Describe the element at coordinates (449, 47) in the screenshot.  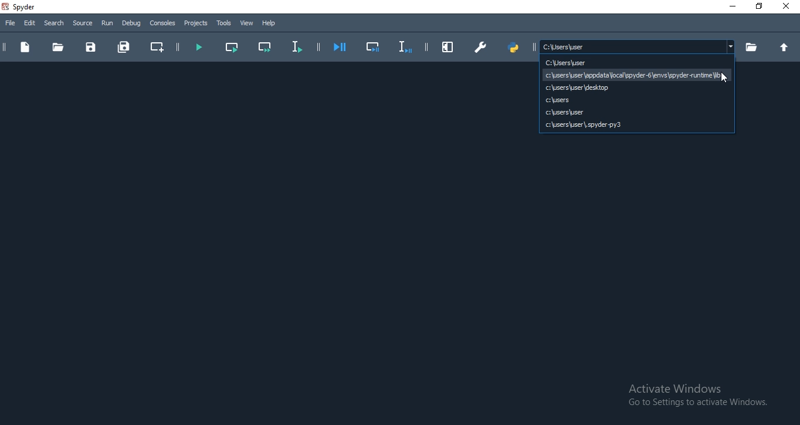
I see `maximise pane` at that location.